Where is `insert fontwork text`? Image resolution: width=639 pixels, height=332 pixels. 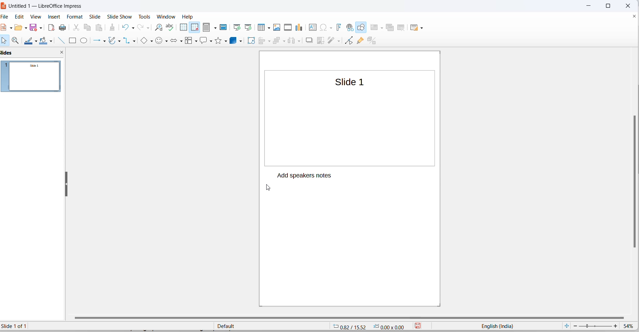
insert fontwork text is located at coordinates (339, 27).